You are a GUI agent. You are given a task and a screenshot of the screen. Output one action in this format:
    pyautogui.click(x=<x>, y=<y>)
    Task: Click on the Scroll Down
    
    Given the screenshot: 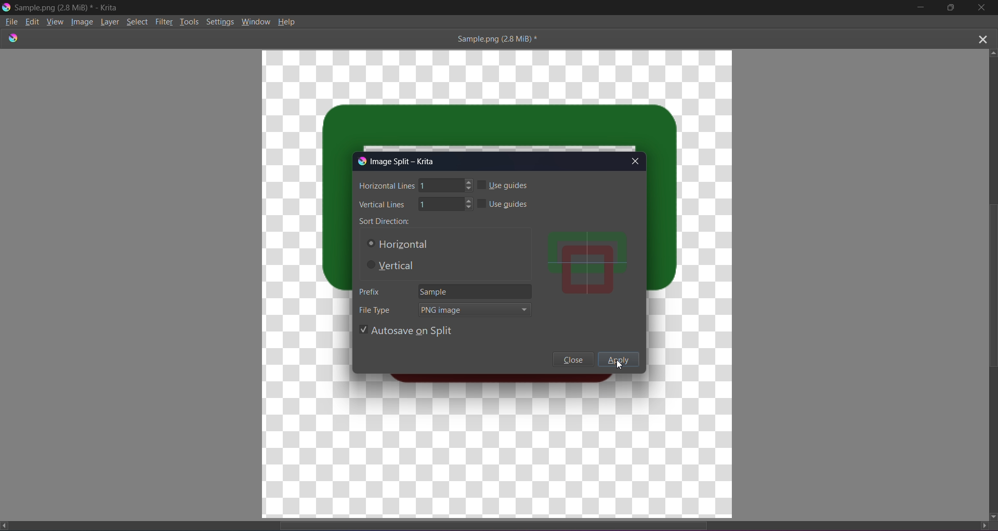 What is the action you would take?
    pyautogui.click(x=992, y=516)
    